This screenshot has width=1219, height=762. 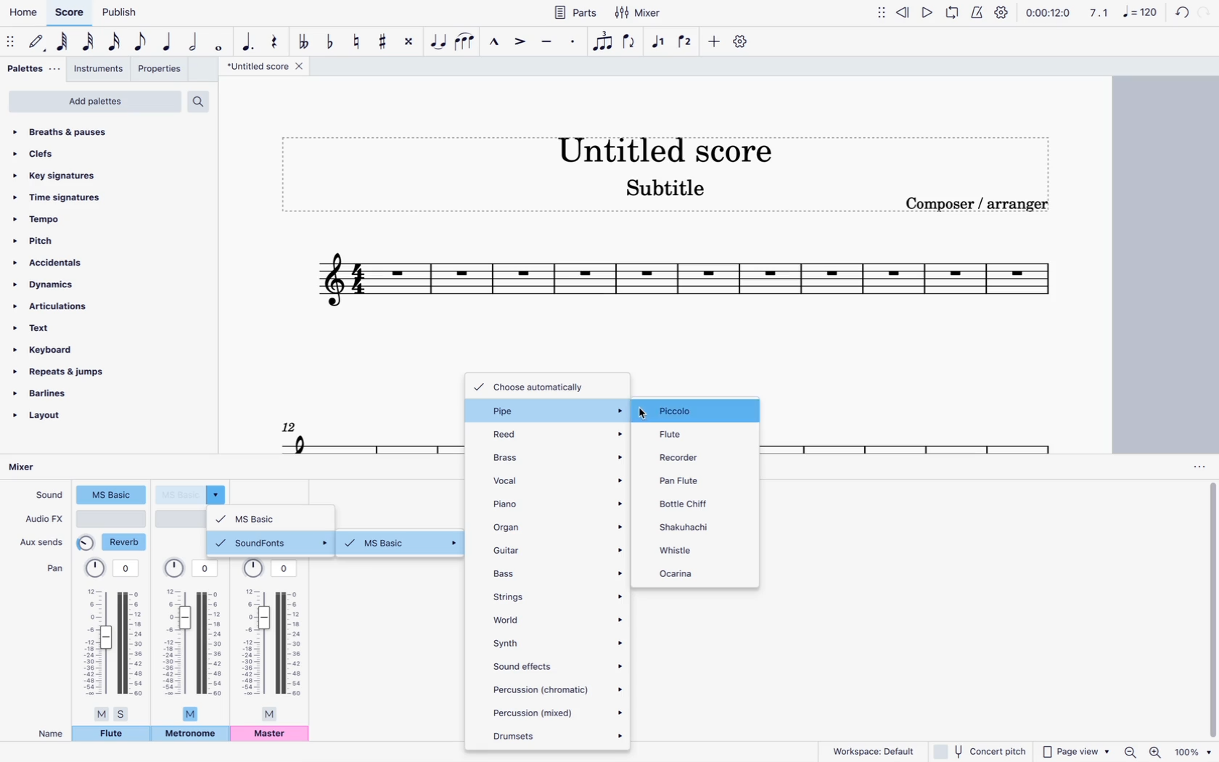 I want to click on score title, so click(x=264, y=67).